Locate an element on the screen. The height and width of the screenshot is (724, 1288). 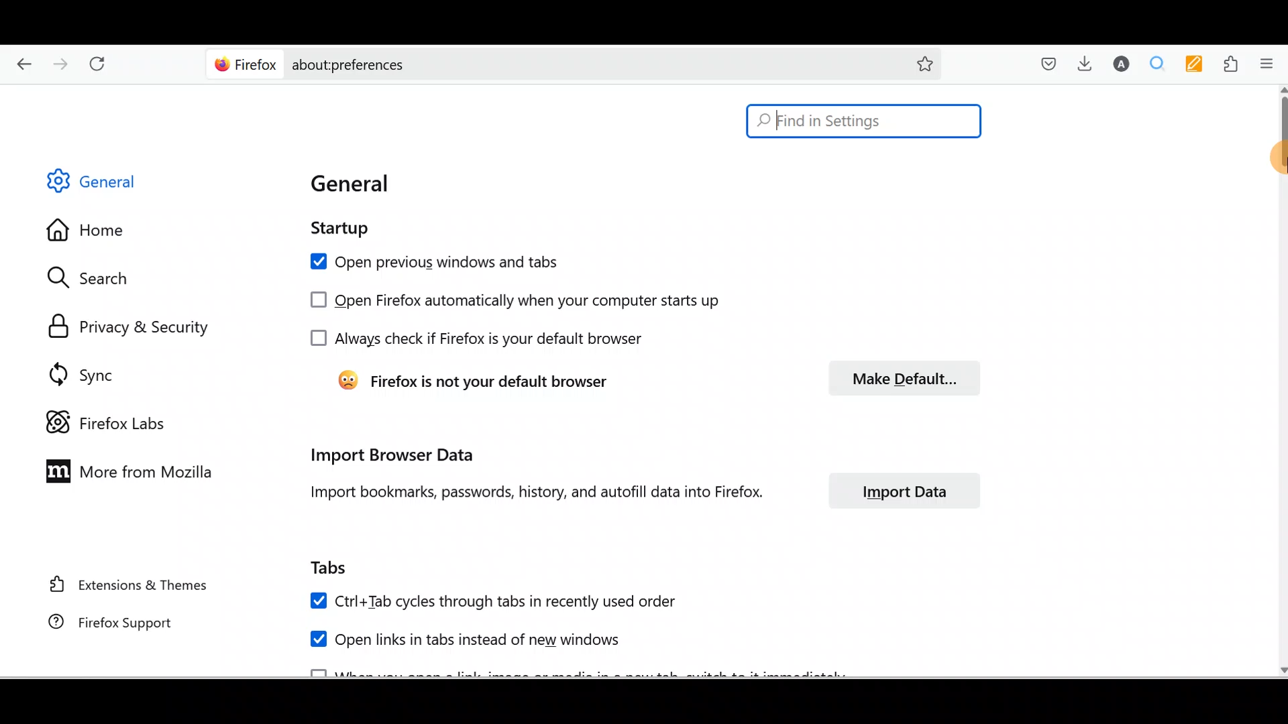
scroll up is located at coordinates (1280, 89).